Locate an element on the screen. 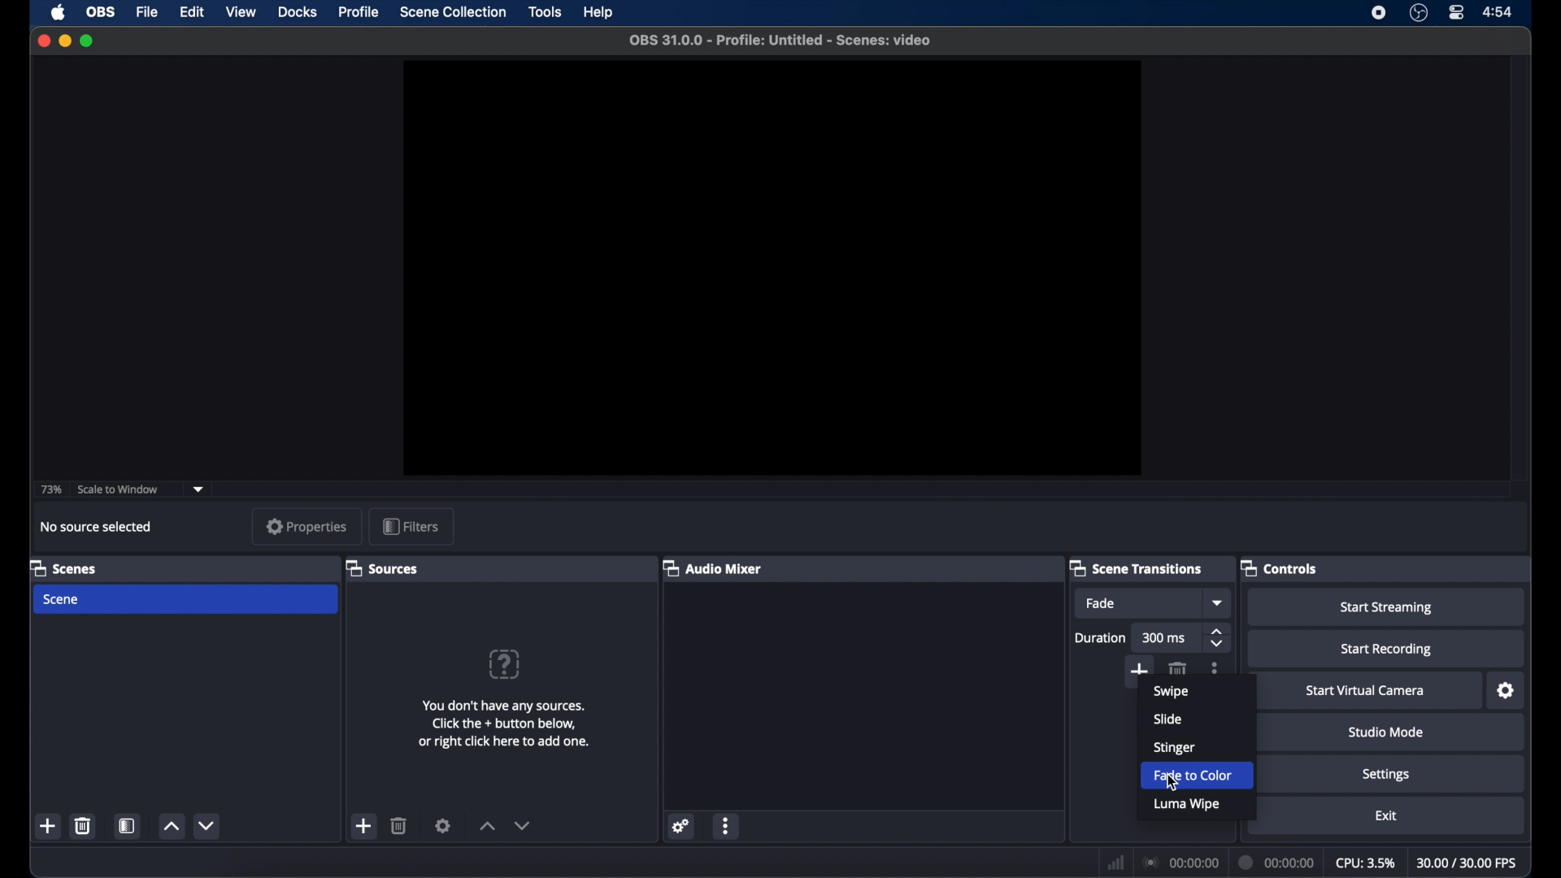 This screenshot has width=1561, height=878. add is located at coordinates (47, 825).